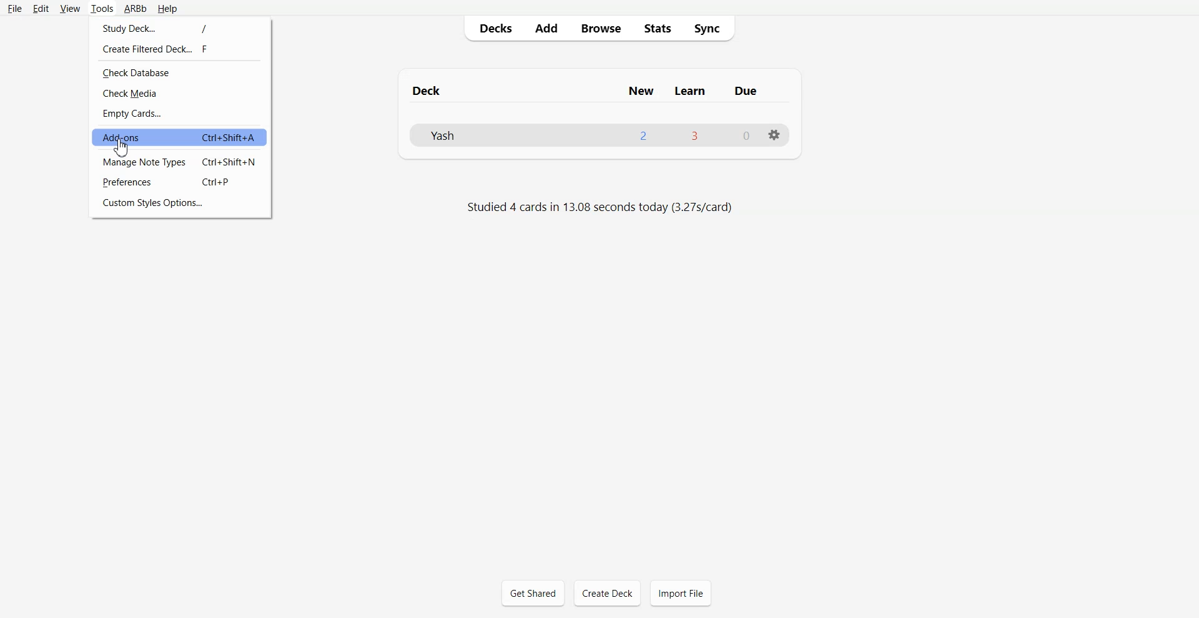 The width and height of the screenshot is (1199, 618). What do you see at coordinates (491, 27) in the screenshot?
I see `Decks` at bounding box center [491, 27].